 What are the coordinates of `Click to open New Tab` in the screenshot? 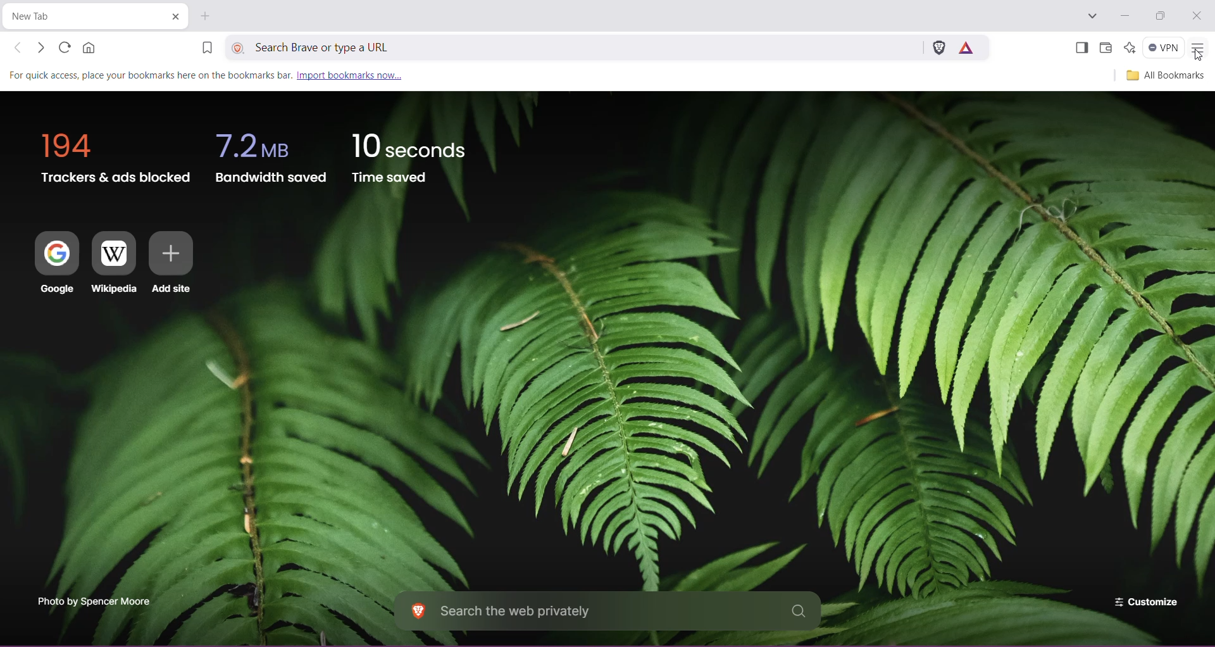 It's located at (205, 16).